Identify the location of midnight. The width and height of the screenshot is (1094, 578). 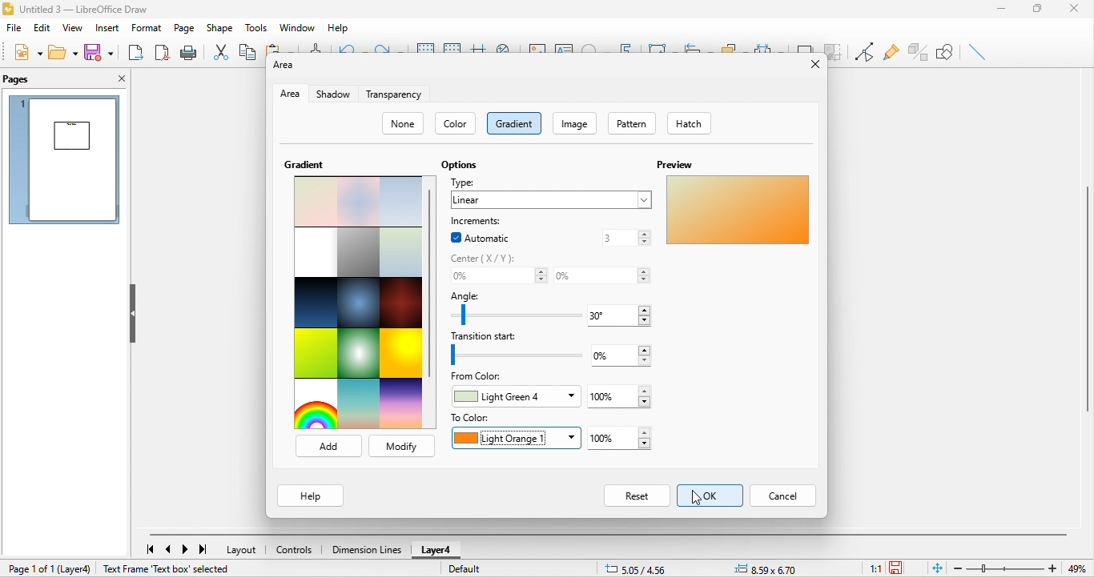
(315, 305).